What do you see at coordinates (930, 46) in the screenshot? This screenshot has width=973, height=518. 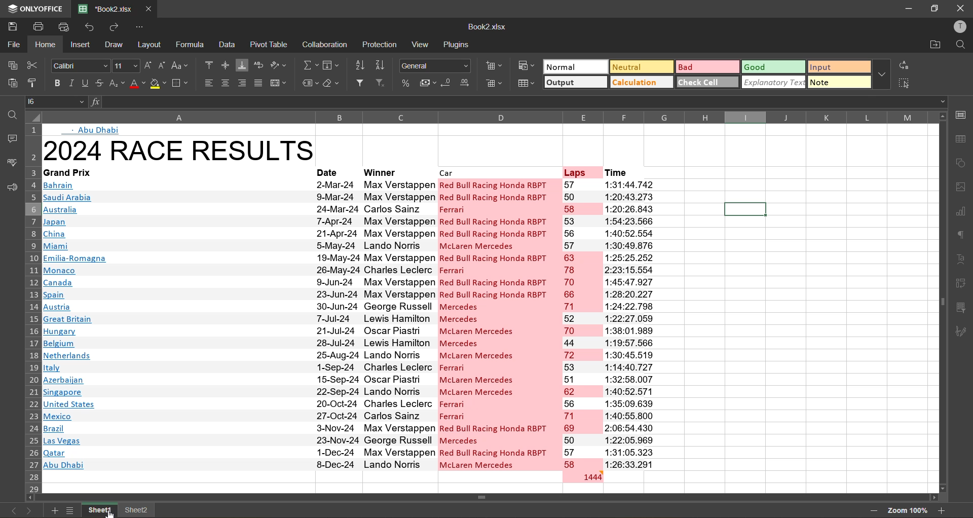 I see `open location` at bounding box center [930, 46].